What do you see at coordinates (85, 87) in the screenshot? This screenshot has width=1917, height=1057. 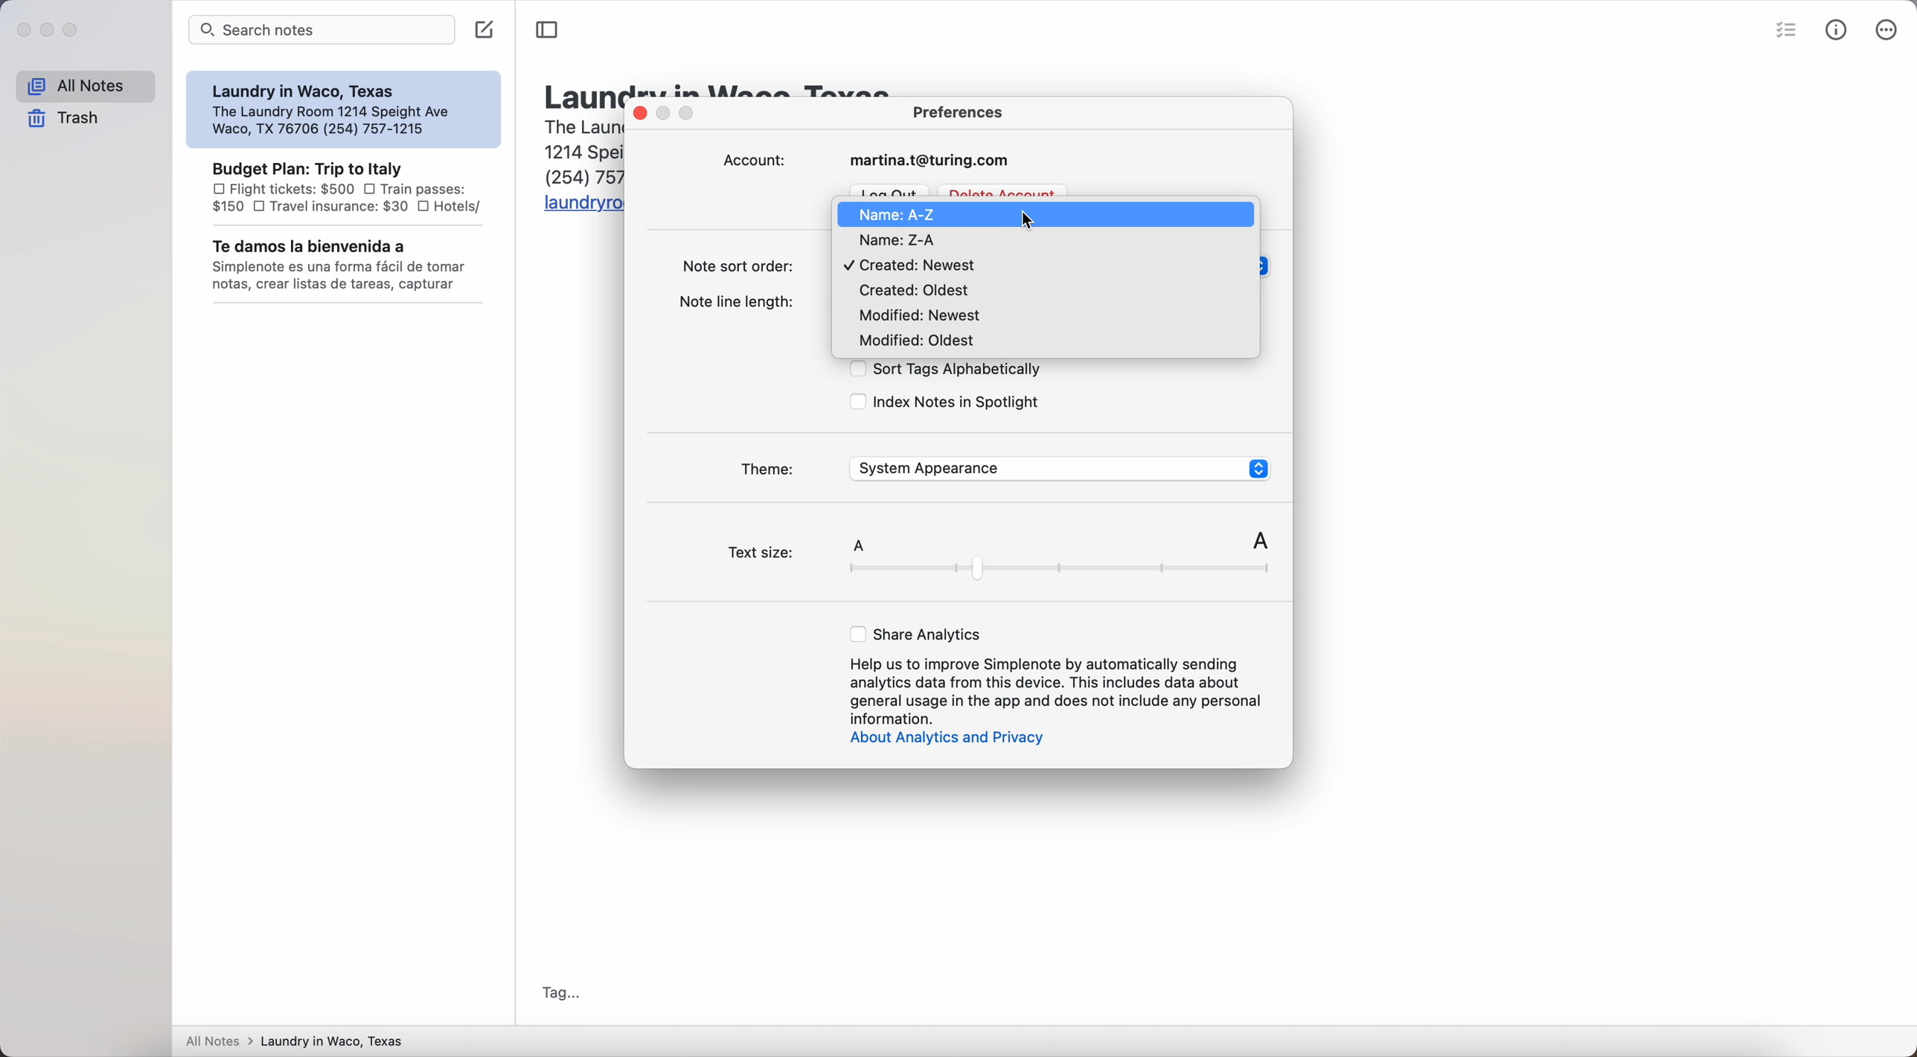 I see `All notes` at bounding box center [85, 87].